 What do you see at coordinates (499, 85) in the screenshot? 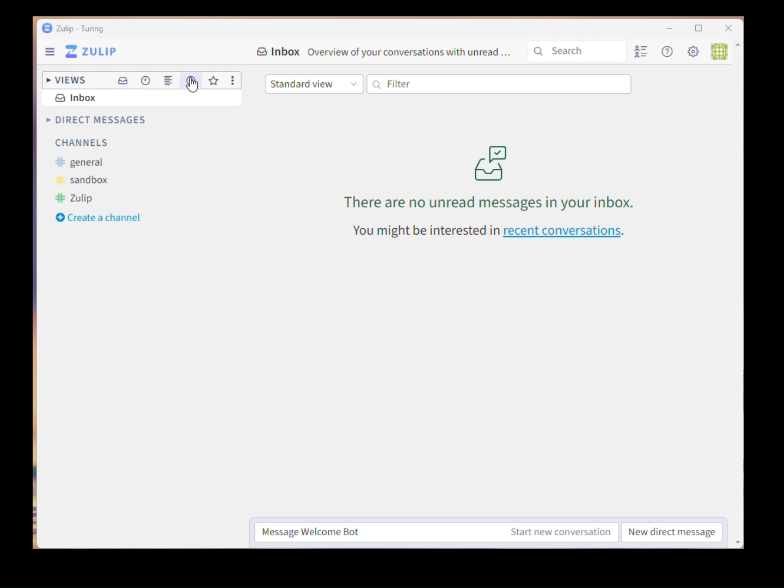
I see `Filter` at bounding box center [499, 85].